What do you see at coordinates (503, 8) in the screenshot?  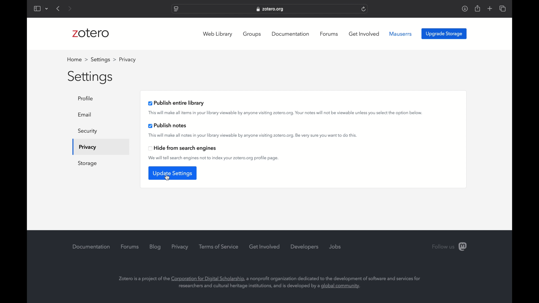 I see `show tab overview` at bounding box center [503, 8].